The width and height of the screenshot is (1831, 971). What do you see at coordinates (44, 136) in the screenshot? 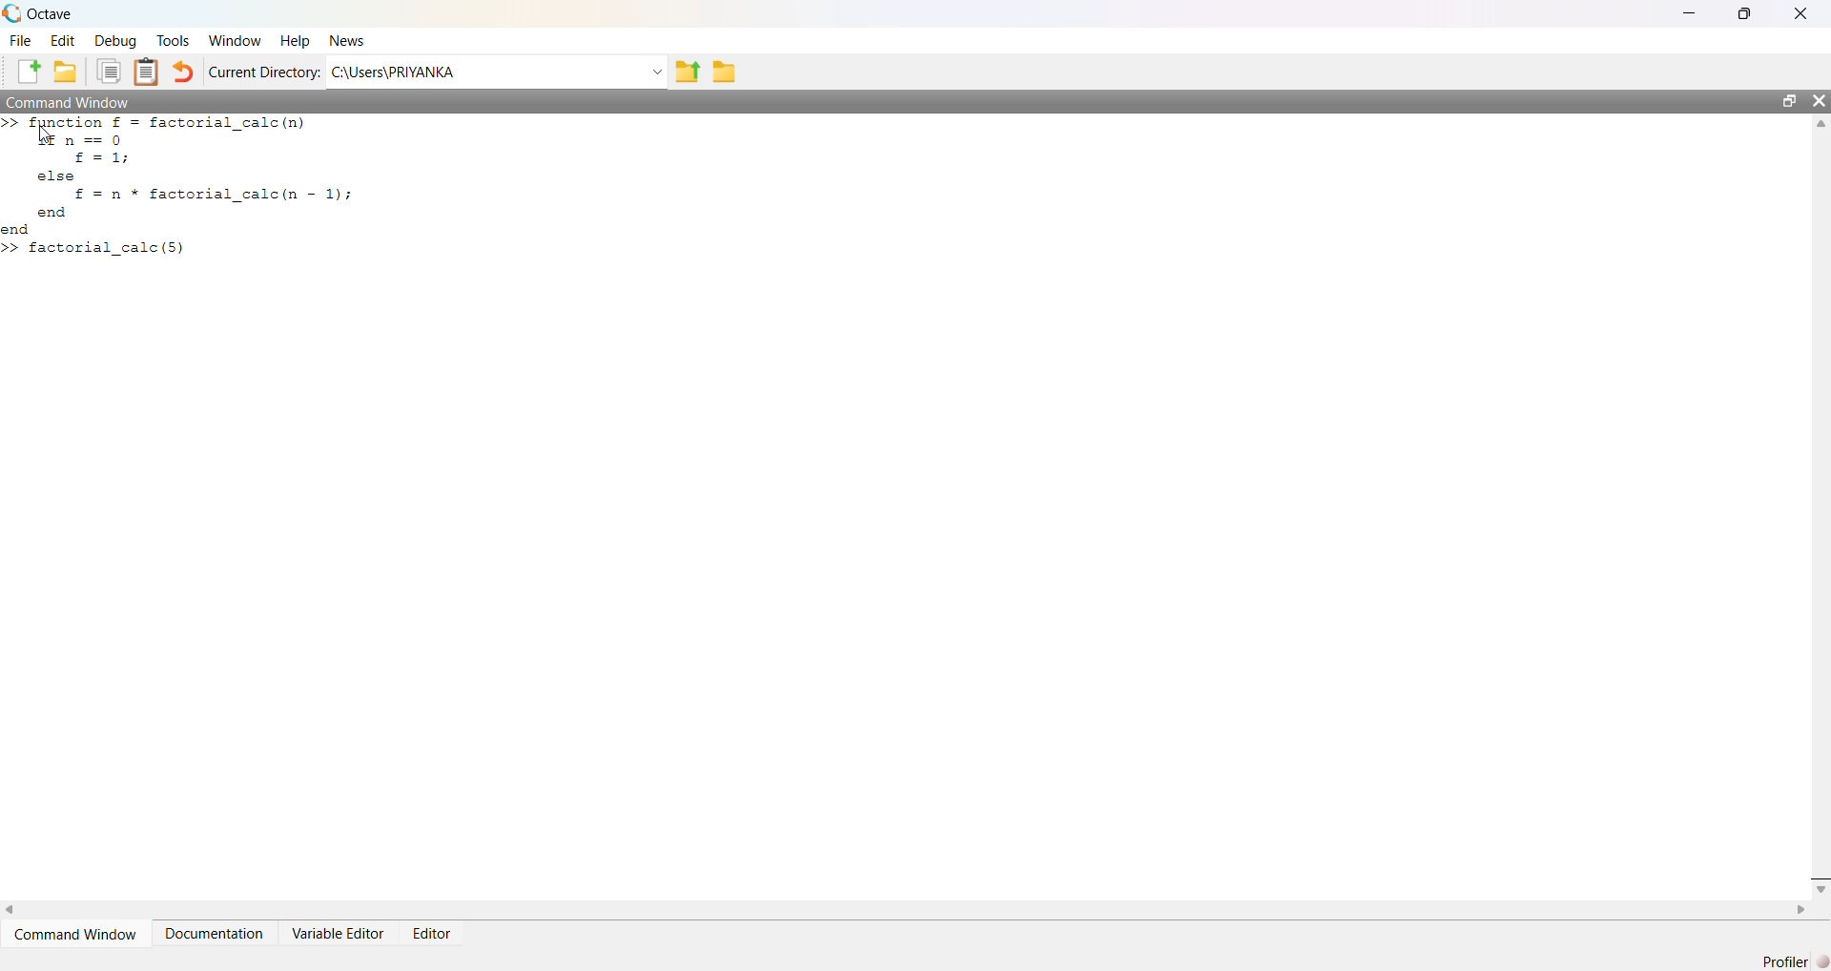
I see `cursor` at bounding box center [44, 136].